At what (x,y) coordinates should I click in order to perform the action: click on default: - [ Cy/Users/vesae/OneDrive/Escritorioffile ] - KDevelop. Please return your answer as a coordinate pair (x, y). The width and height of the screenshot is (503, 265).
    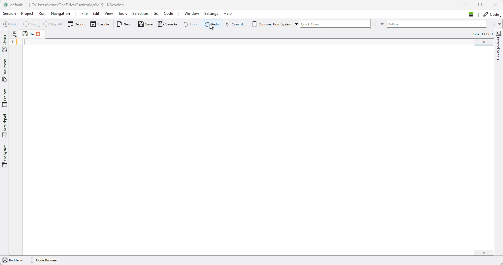
    Looking at the image, I should click on (67, 5).